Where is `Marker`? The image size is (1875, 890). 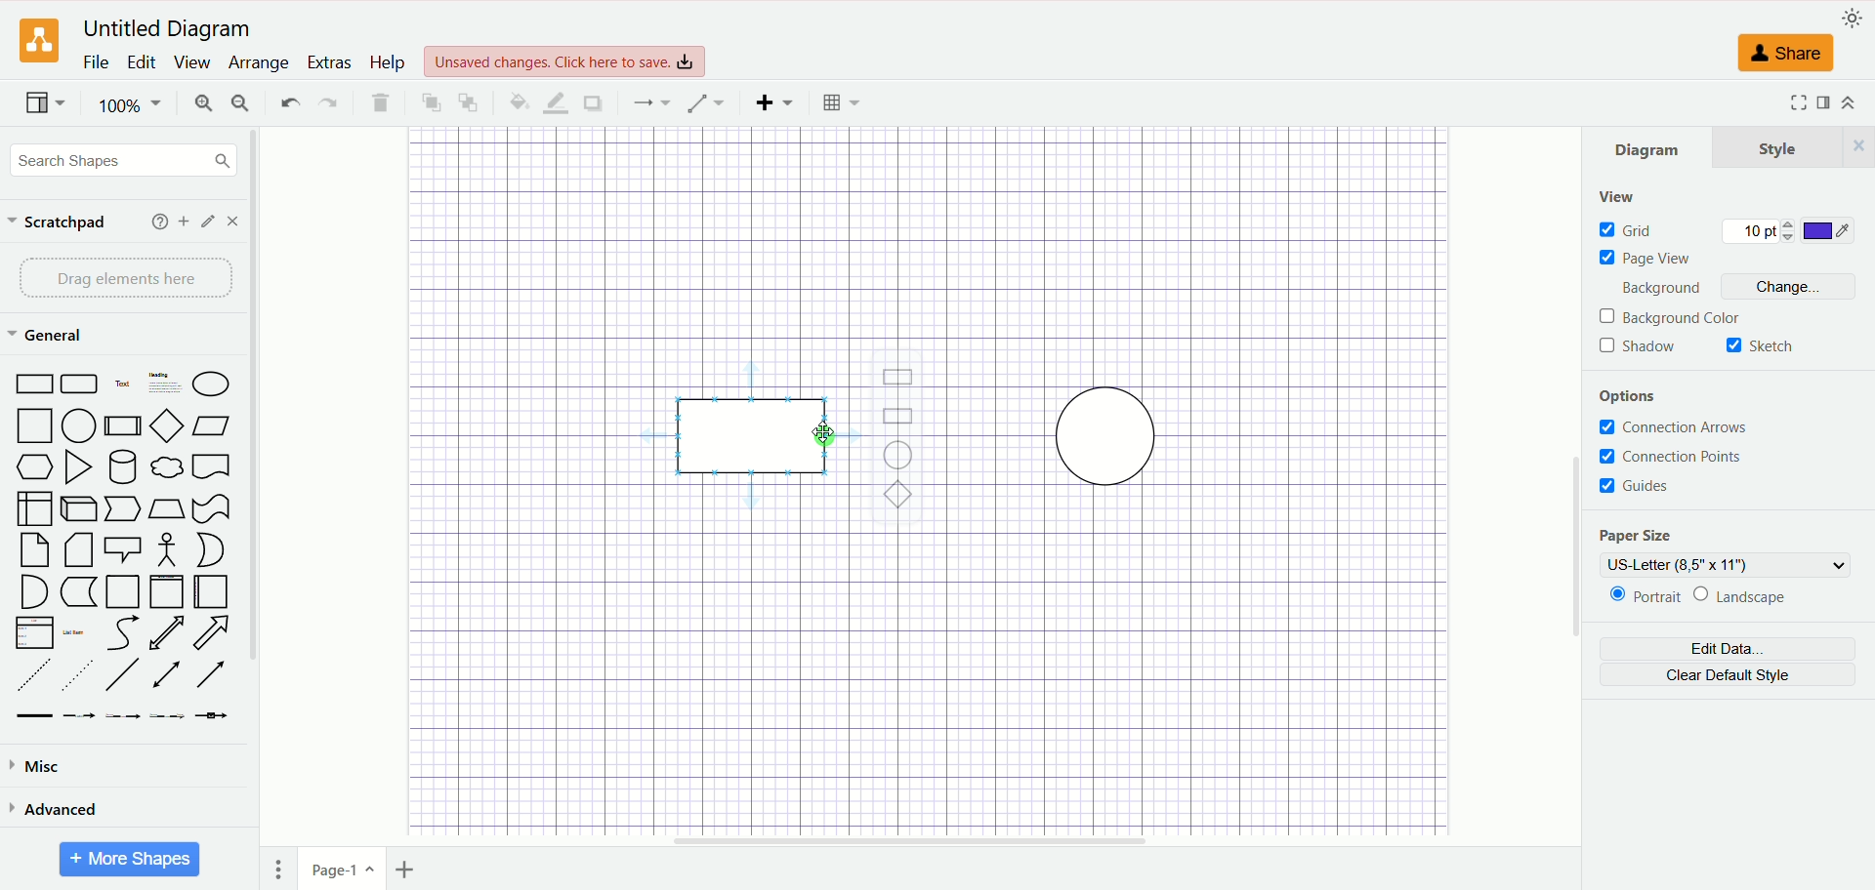 Marker is located at coordinates (78, 593).